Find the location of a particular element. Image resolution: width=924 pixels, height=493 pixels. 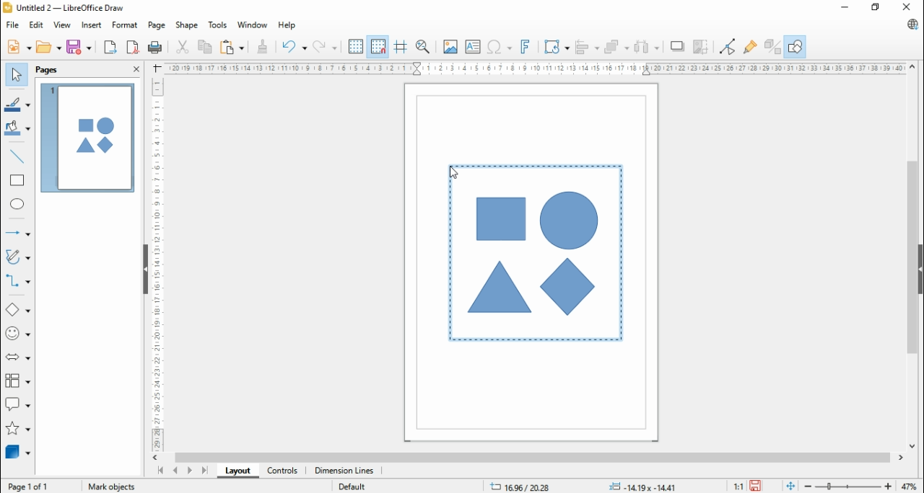

line color is located at coordinates (17, 103).